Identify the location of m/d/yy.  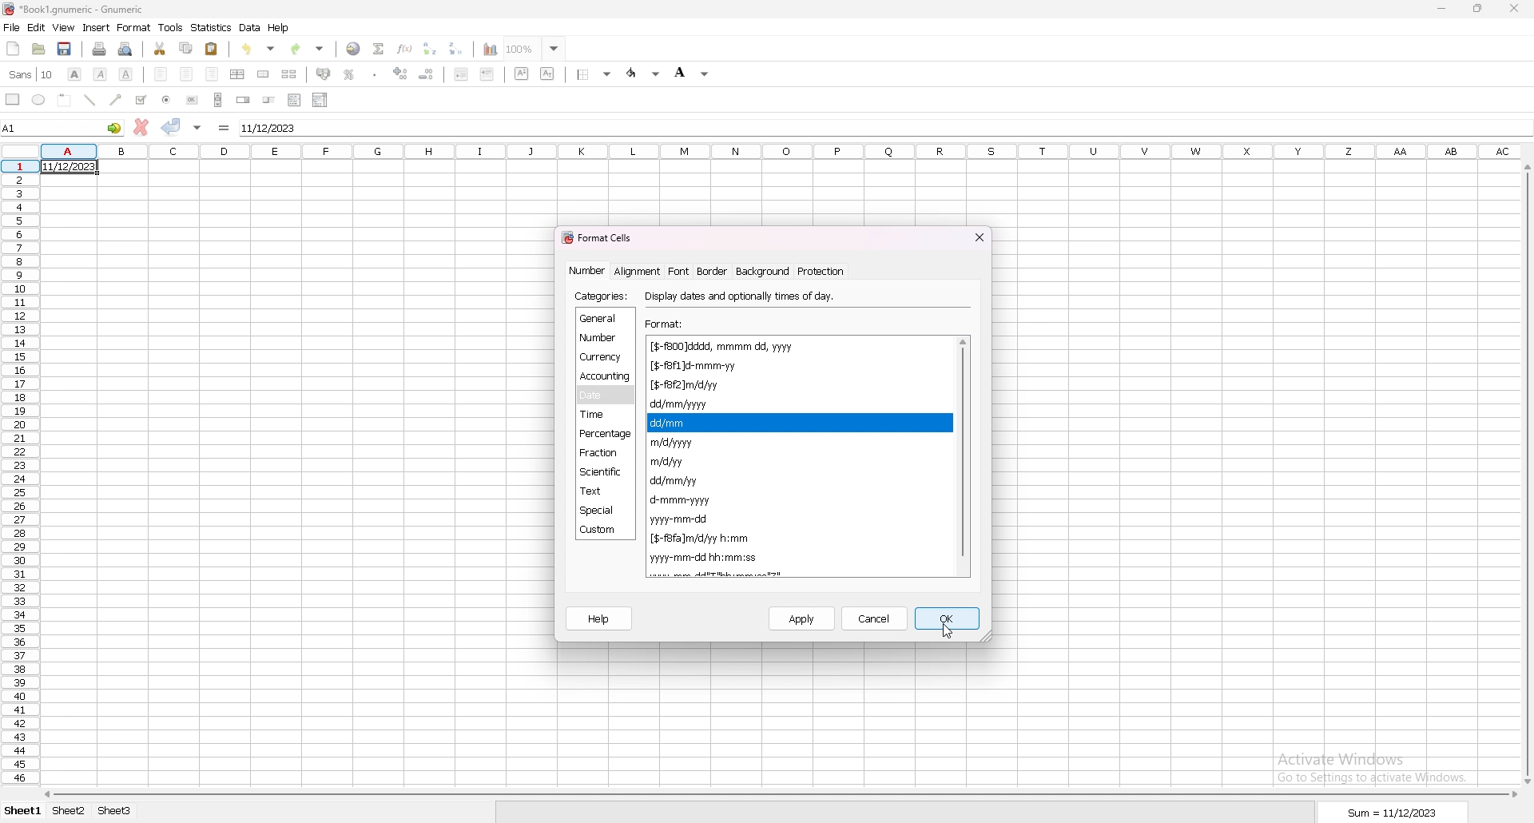
(670, 462).